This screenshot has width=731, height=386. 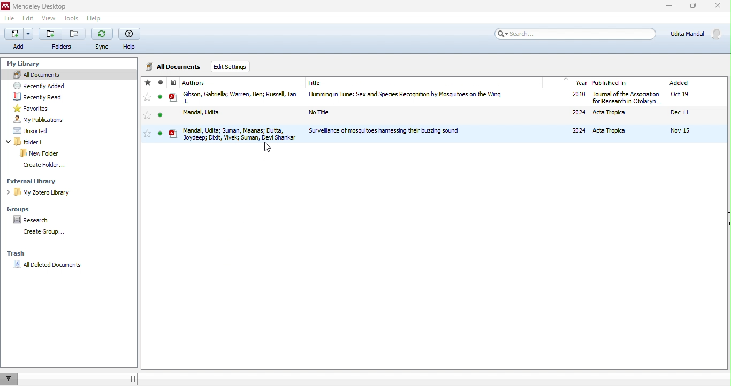 I want to click on create folder, so click(x=45, y=166).